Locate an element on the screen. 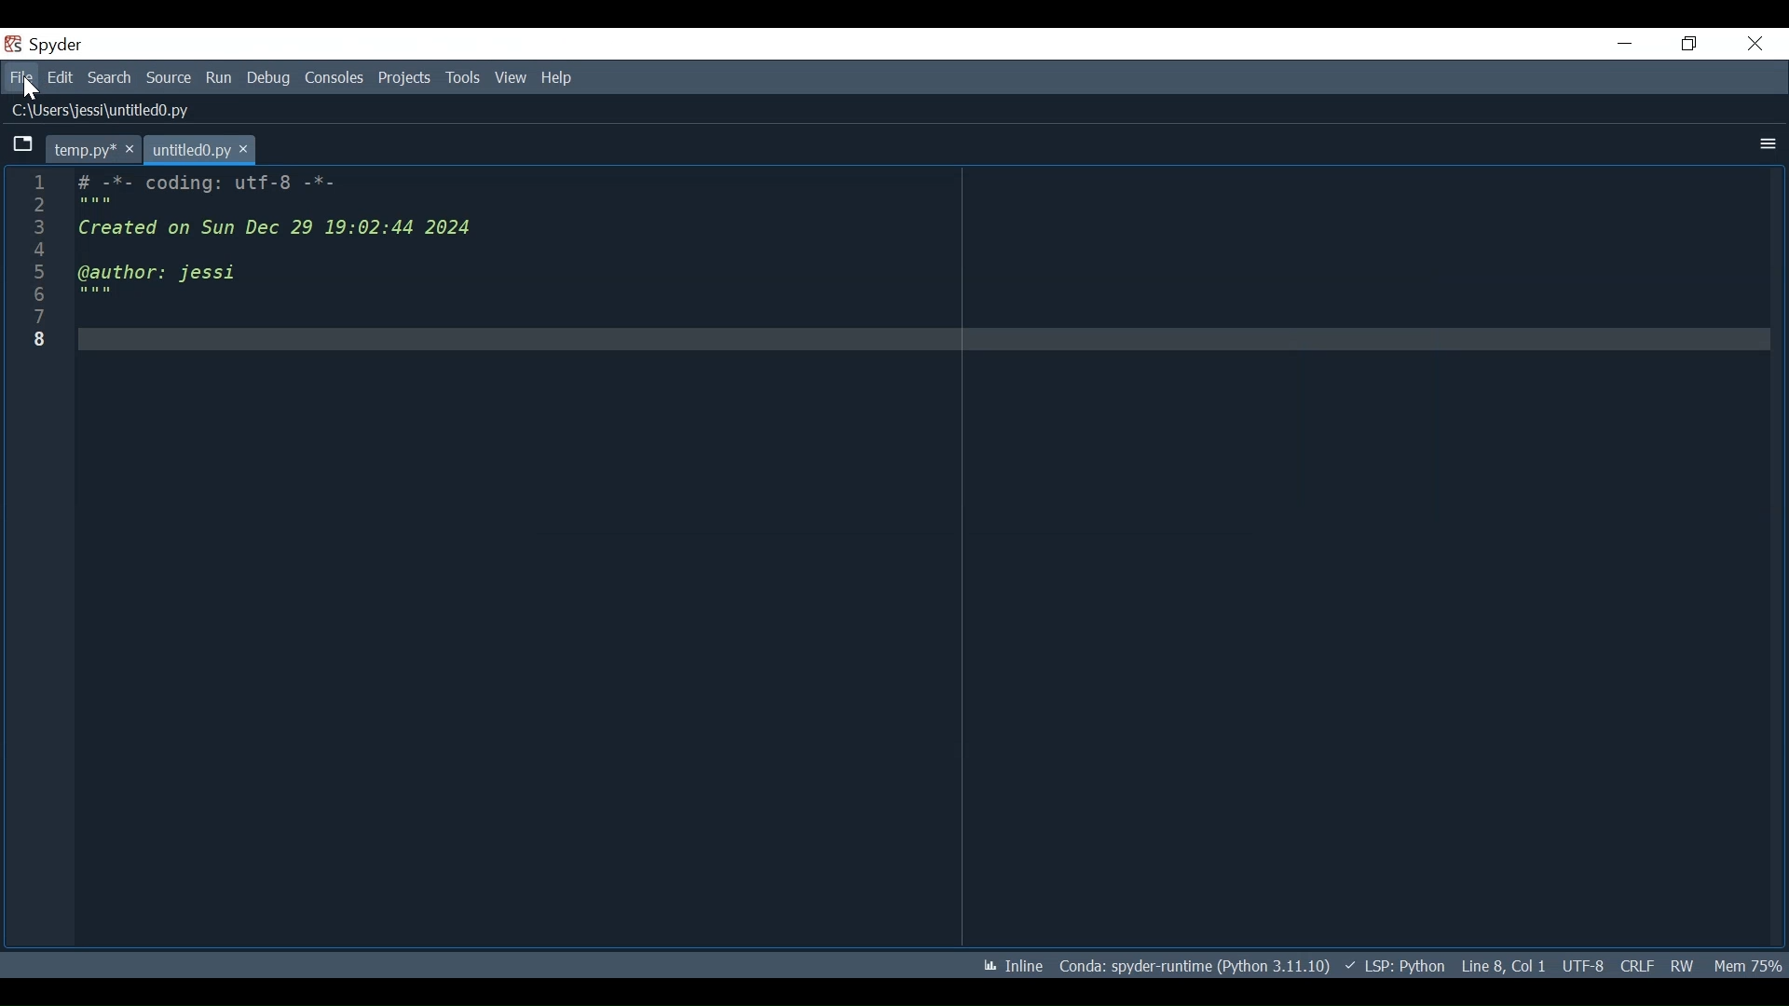  Close is located at coordinates (1755, 43).